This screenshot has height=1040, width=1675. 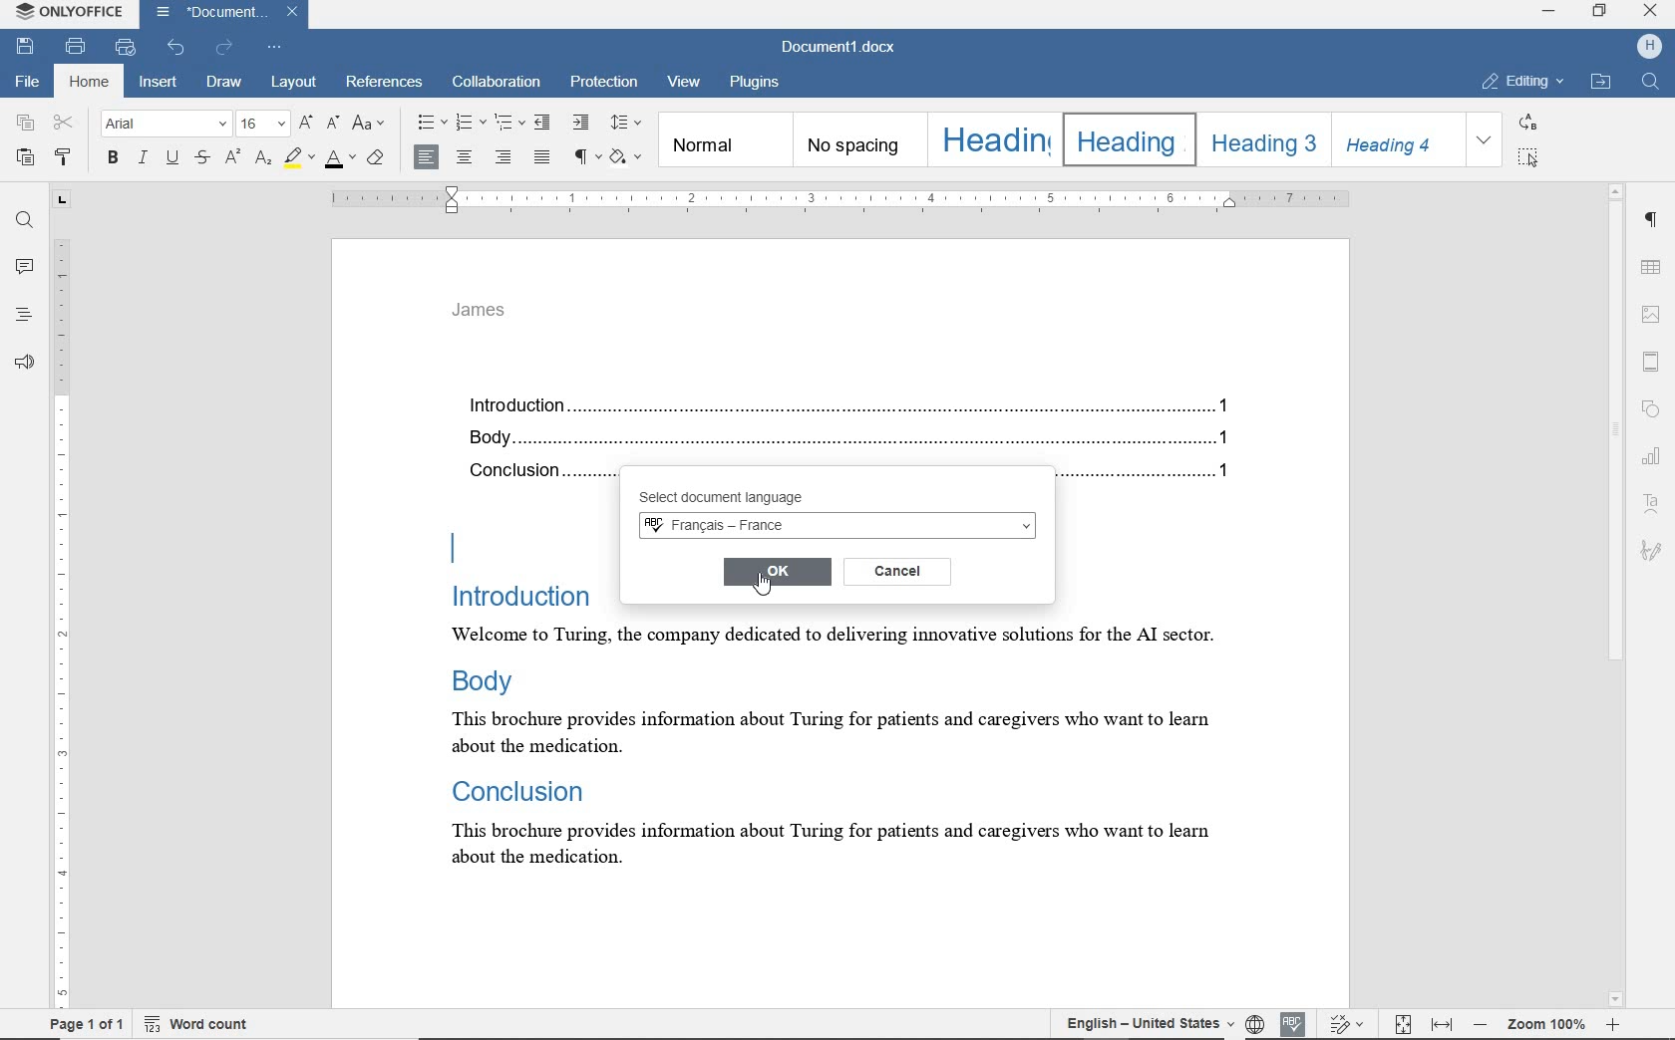 What do you see at coordinates (144, 158) in the screenshot?
I see `italic` at bounding box center [144, 158].